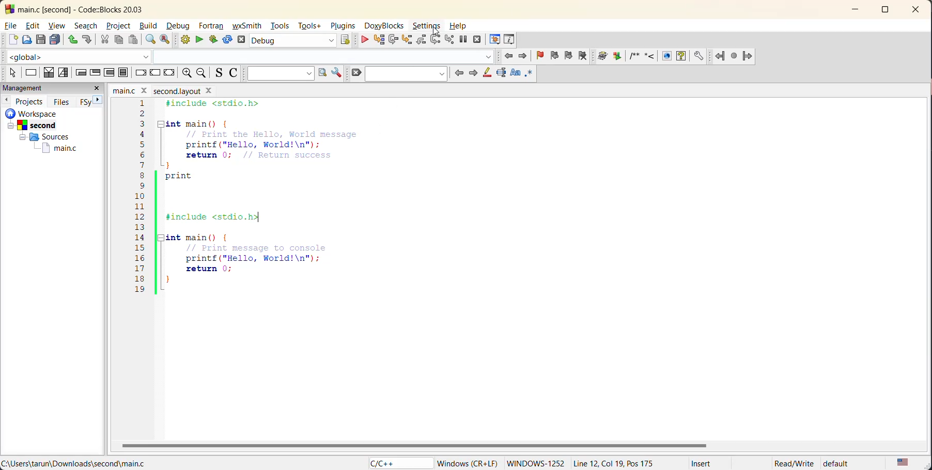 The width and height of the screenshot is (932, 470). Describe the element at coordinates (451, 39) in the screenshot. I see `step into instruction` at that location.